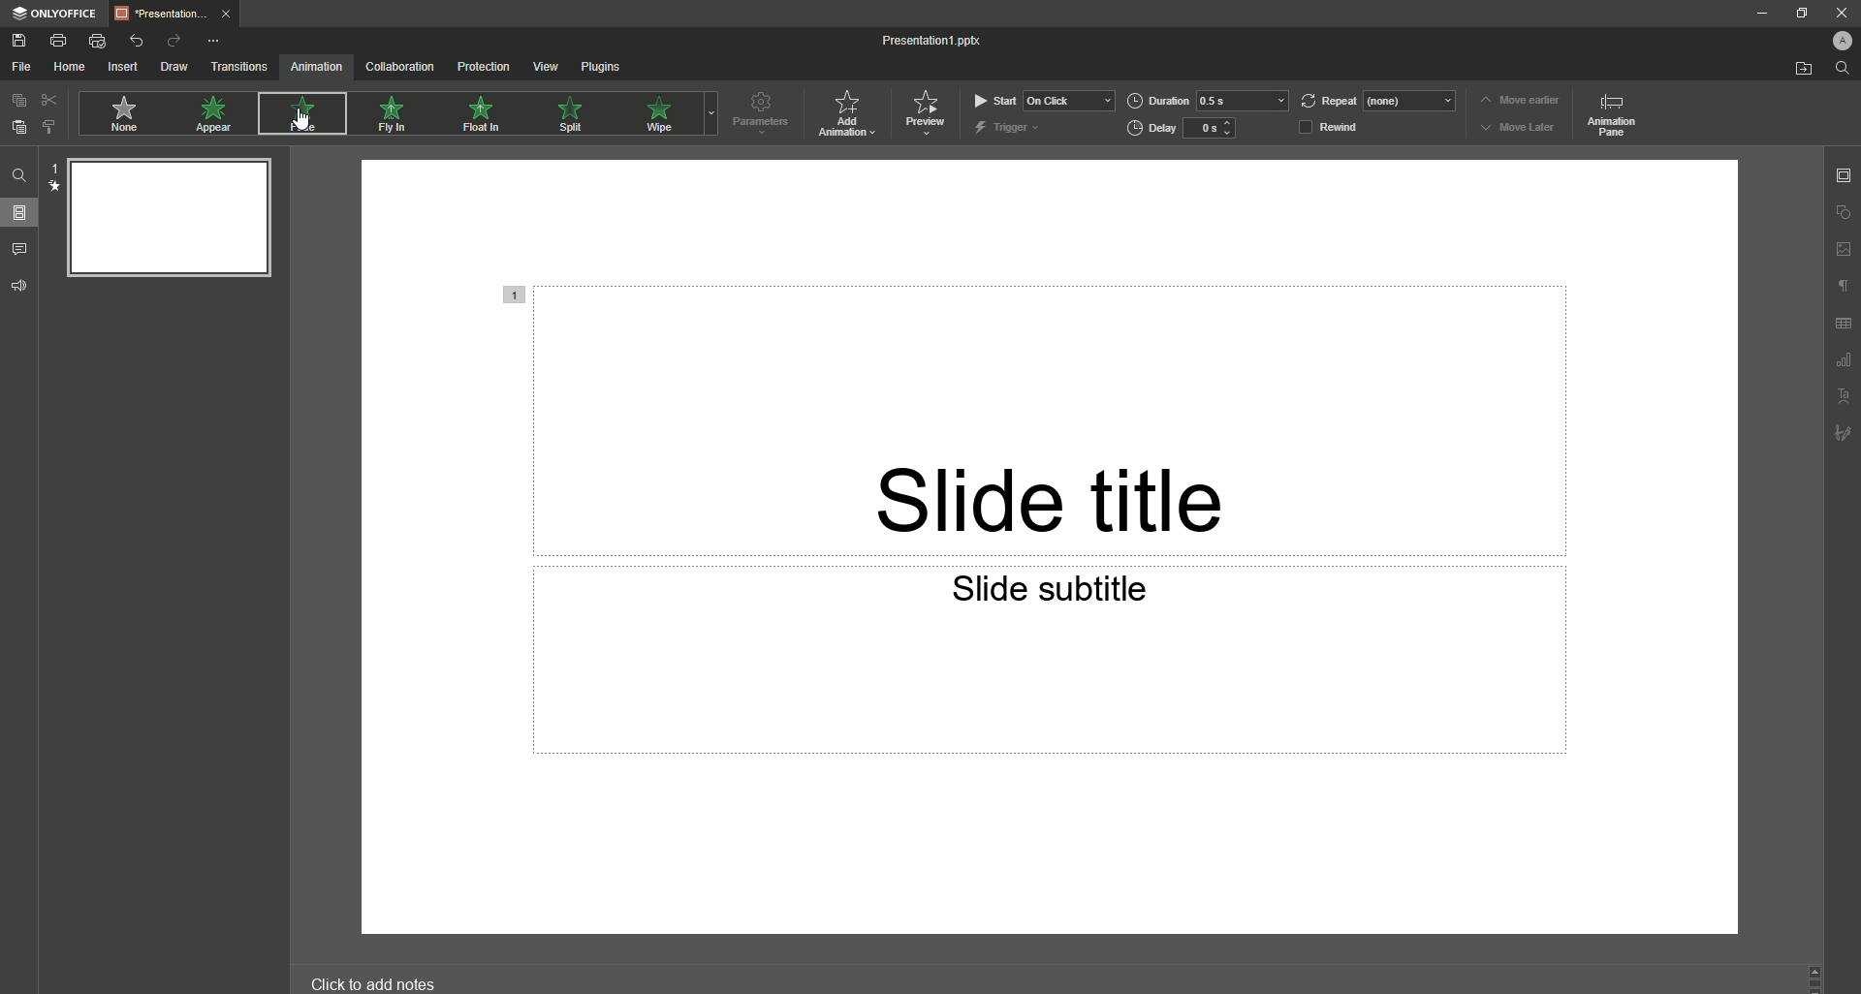  I want to click on Rewind, so click(1344, 126).